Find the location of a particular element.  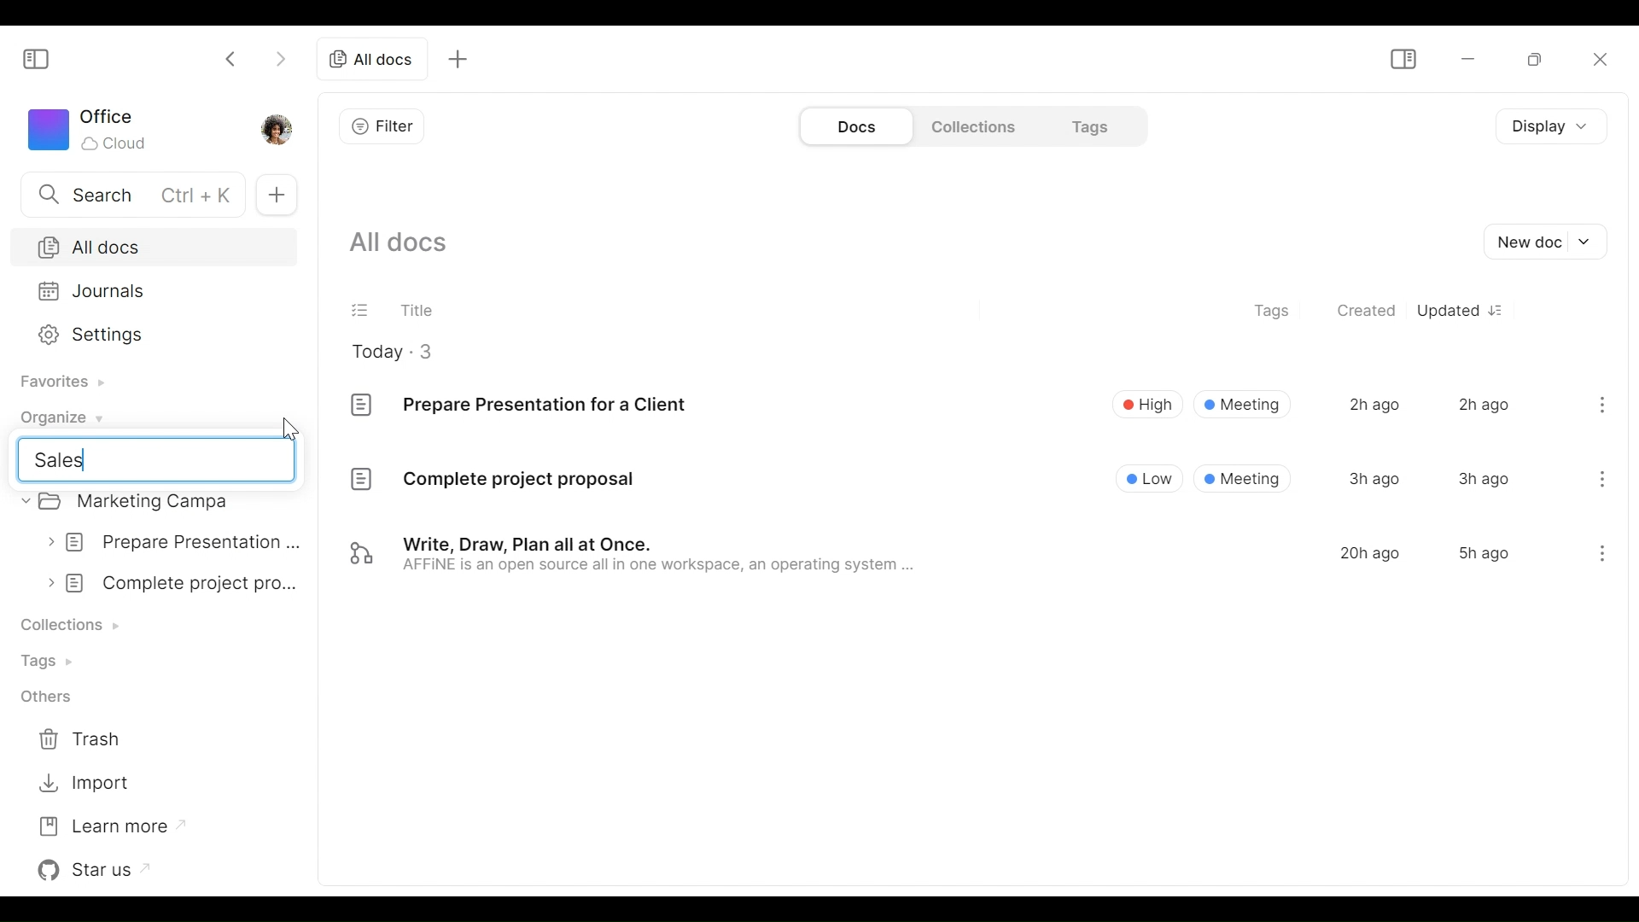

5h ago is located at coordinates (1483, 553).